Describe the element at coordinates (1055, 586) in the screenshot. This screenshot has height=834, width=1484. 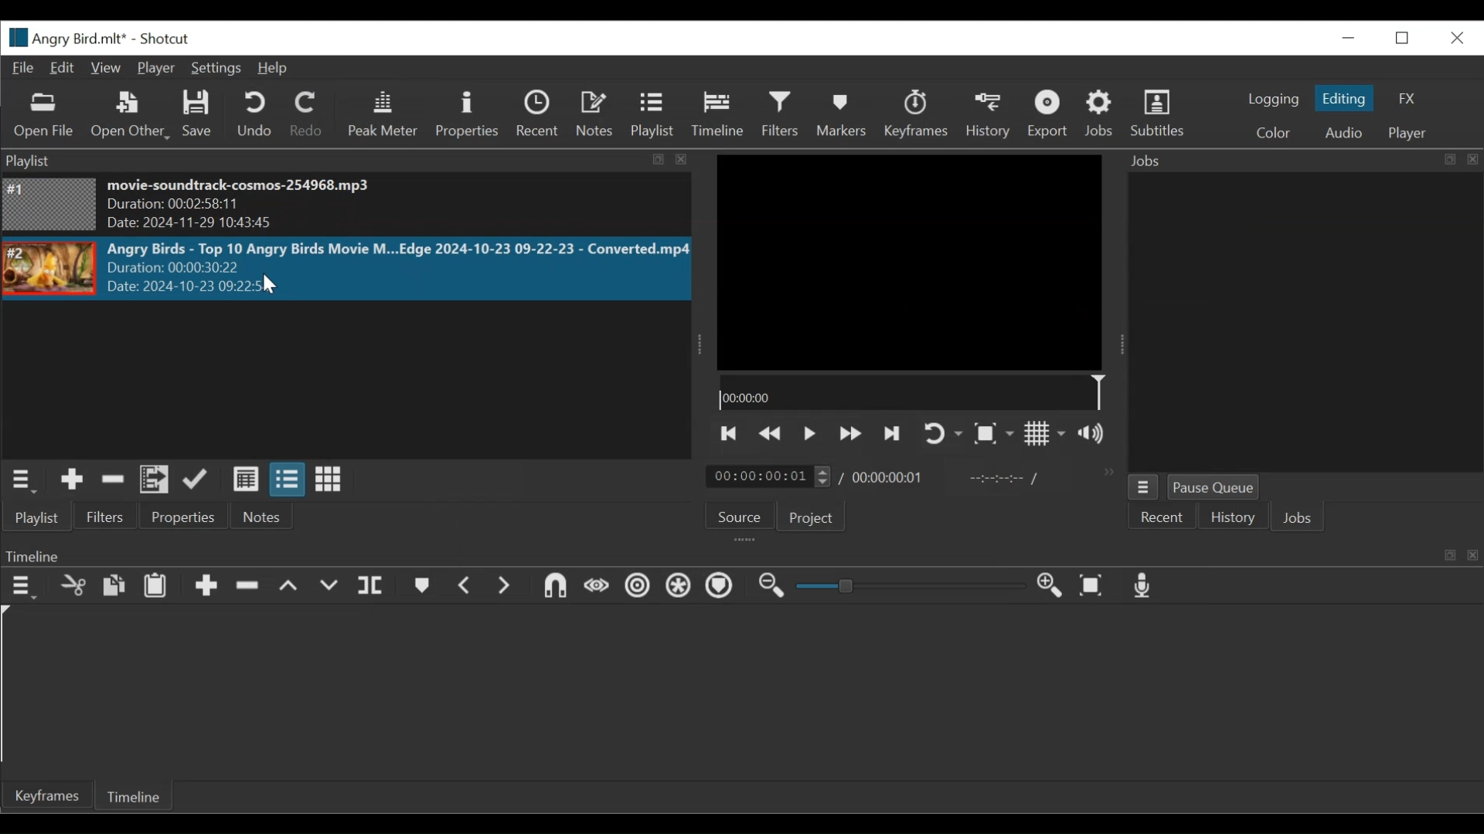
I see `Zoom in ` at that location.